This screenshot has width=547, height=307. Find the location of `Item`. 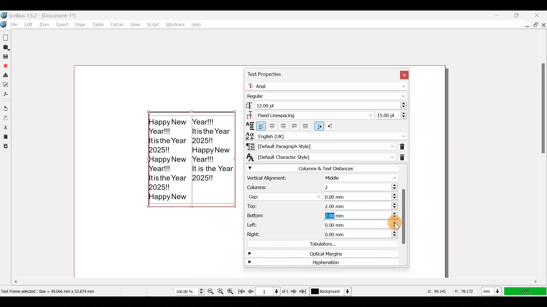

Item is located at coordinates (45, 24).